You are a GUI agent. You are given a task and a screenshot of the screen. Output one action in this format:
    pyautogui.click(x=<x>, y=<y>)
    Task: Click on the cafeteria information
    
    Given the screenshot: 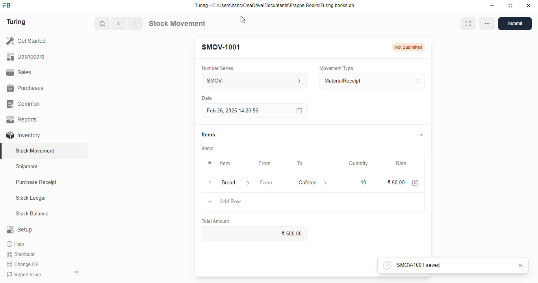 What is the action you would take?
    pyautogui.click(x=326, y=182)
    